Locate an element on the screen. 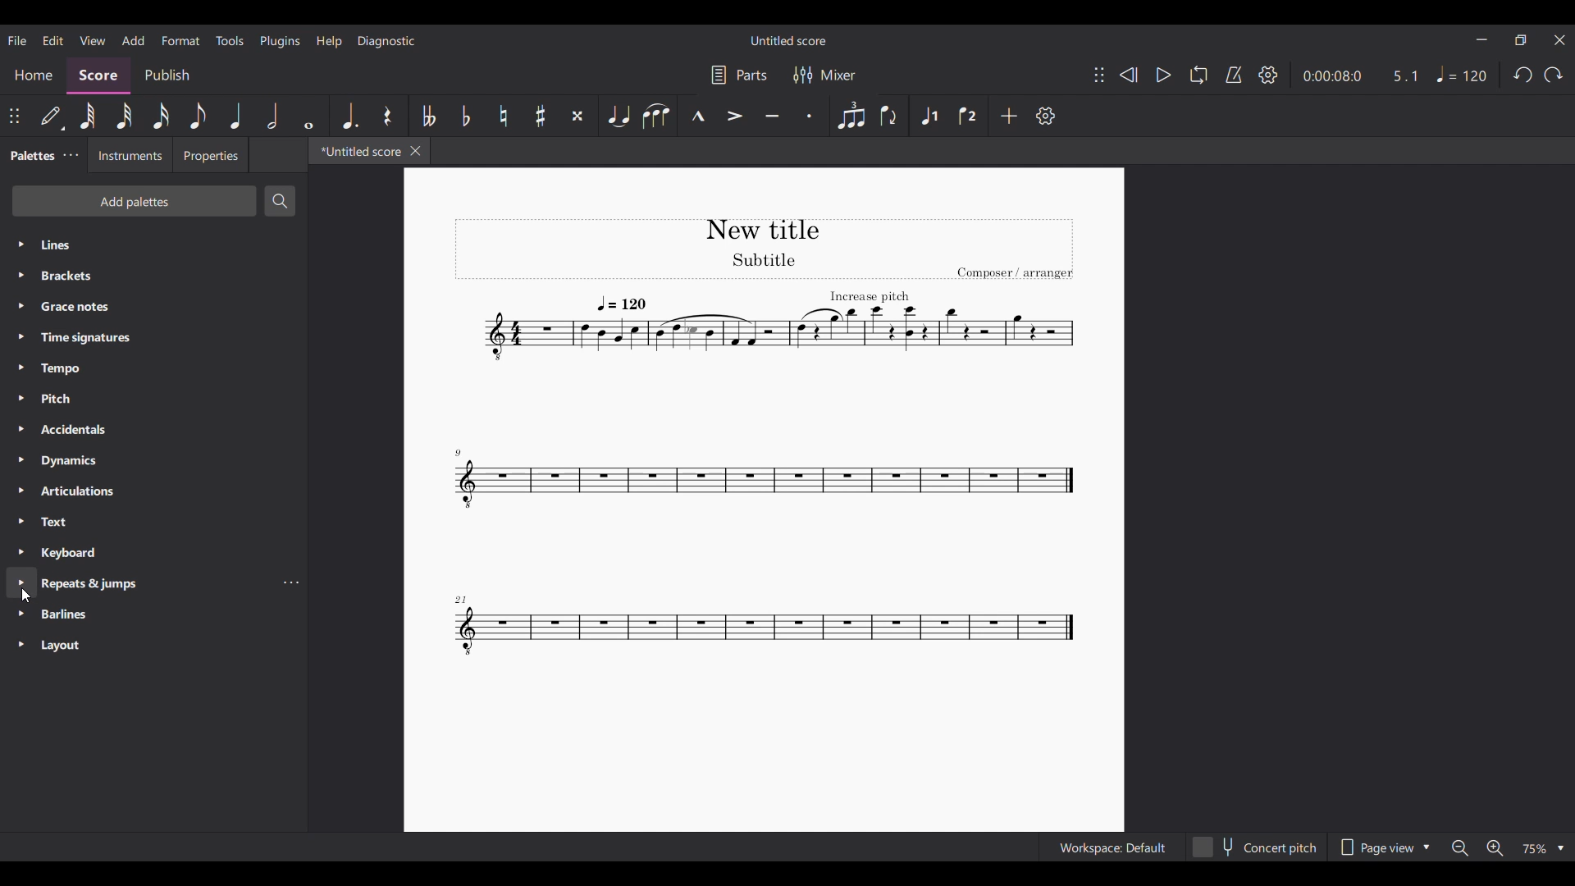 This screenshot has width=1575, height=886. Edit menu is located at coordinates (53, 41).